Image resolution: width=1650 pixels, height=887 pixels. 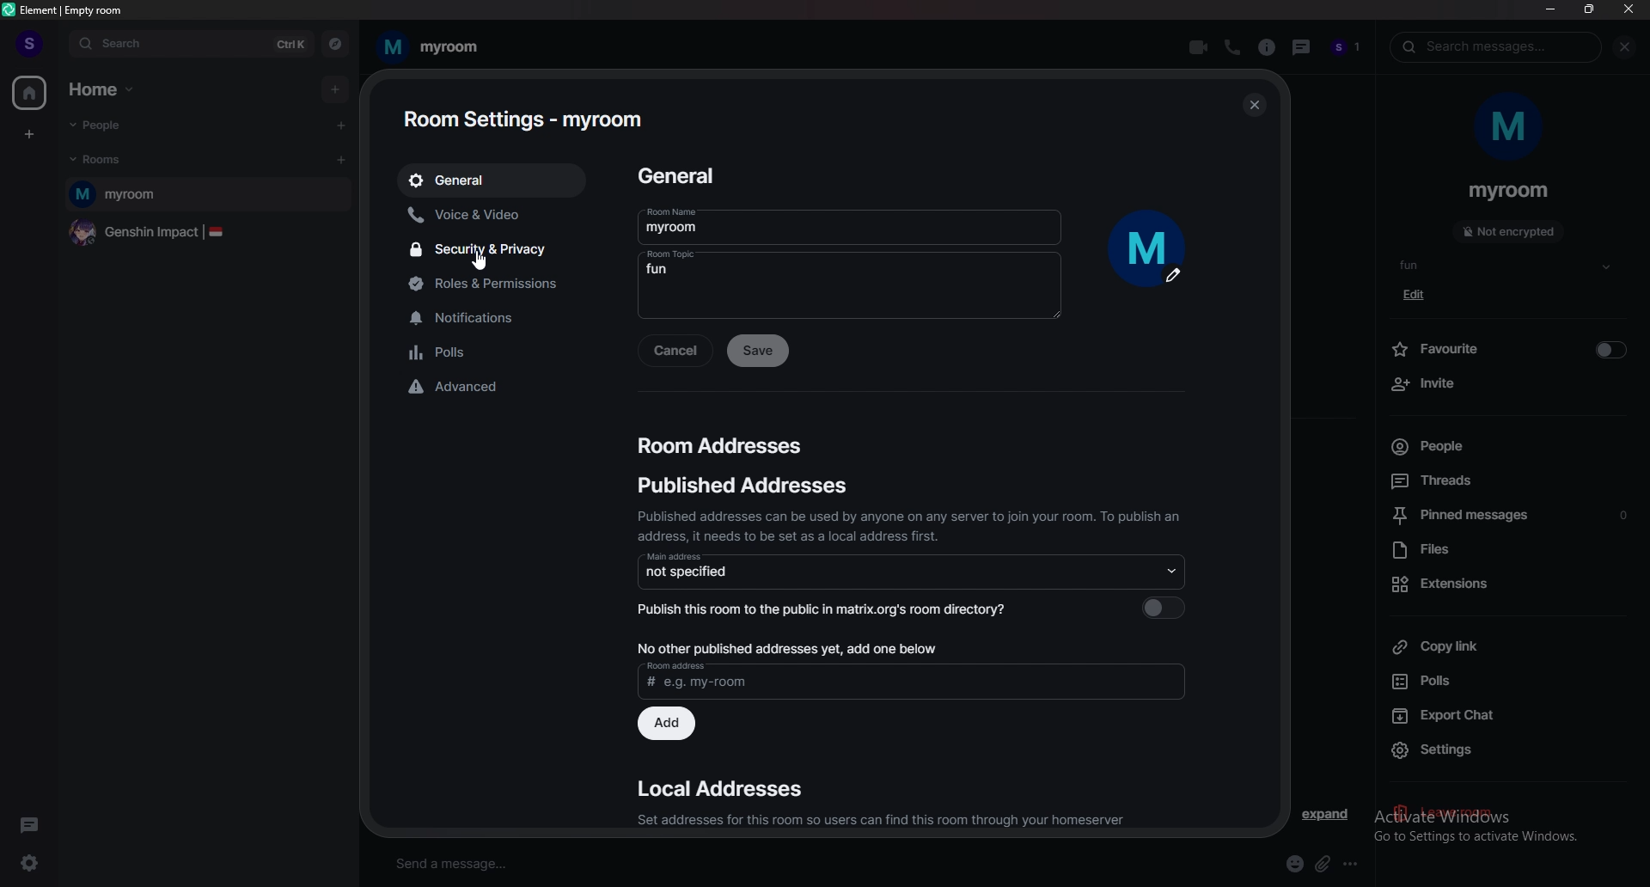 What do you see at coordinates (116, 161) in the screenshot?
I see `rooms` at bounding box center [116, 161].